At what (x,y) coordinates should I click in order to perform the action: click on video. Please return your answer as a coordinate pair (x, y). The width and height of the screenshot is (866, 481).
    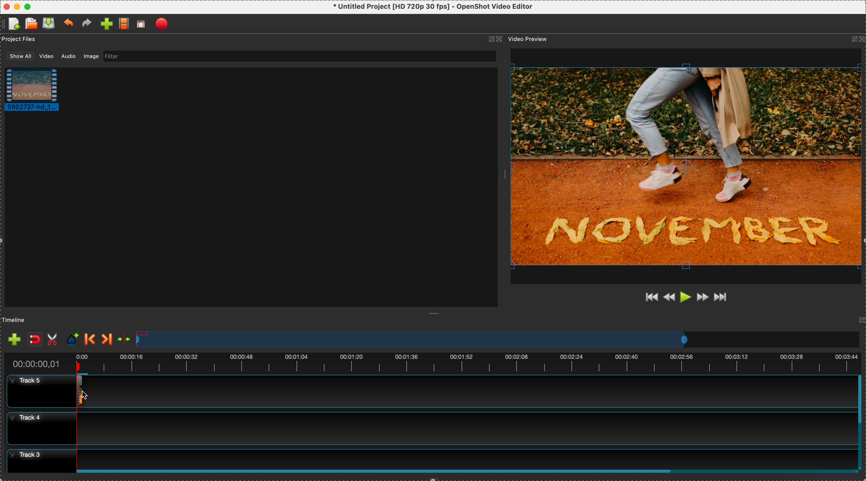
    Looking at the image, I should click on (45, 56).